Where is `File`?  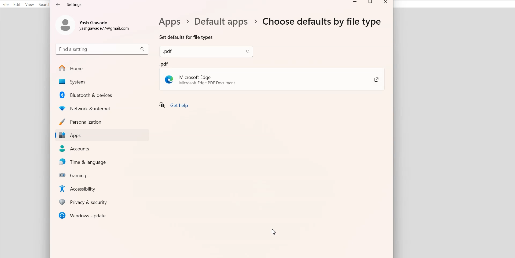 File is located at coordinates (6, 4).